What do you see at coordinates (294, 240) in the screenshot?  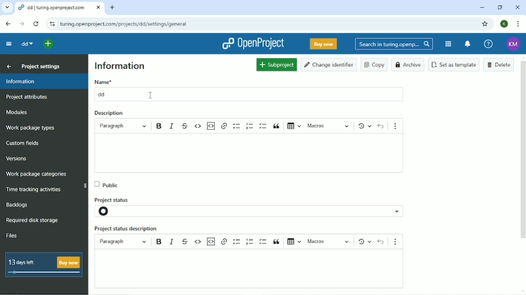 I see `insert table` at bounding box center [294, 240].